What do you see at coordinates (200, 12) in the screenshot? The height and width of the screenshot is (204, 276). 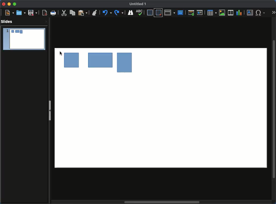 I see `Start from current slide` at bounding box center [200, 12].